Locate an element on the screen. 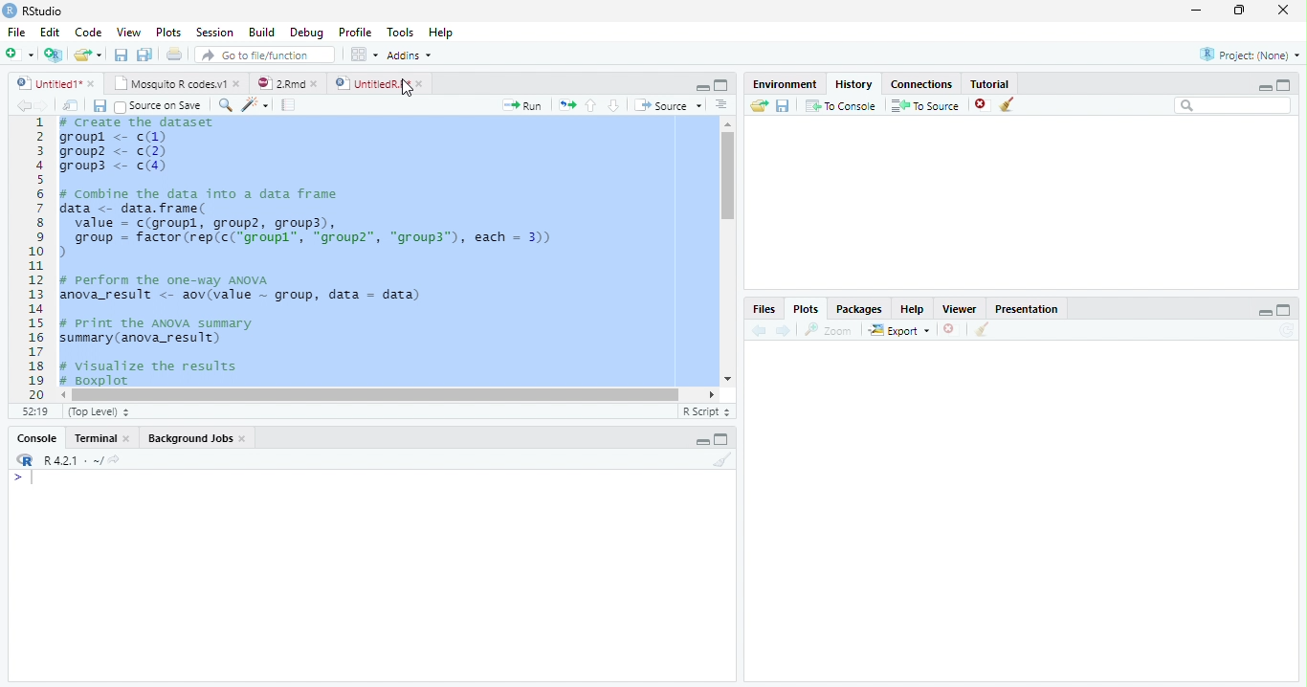 The width and height of the screenshot is (1307, 687). Files is located at coordinates (763, 309).